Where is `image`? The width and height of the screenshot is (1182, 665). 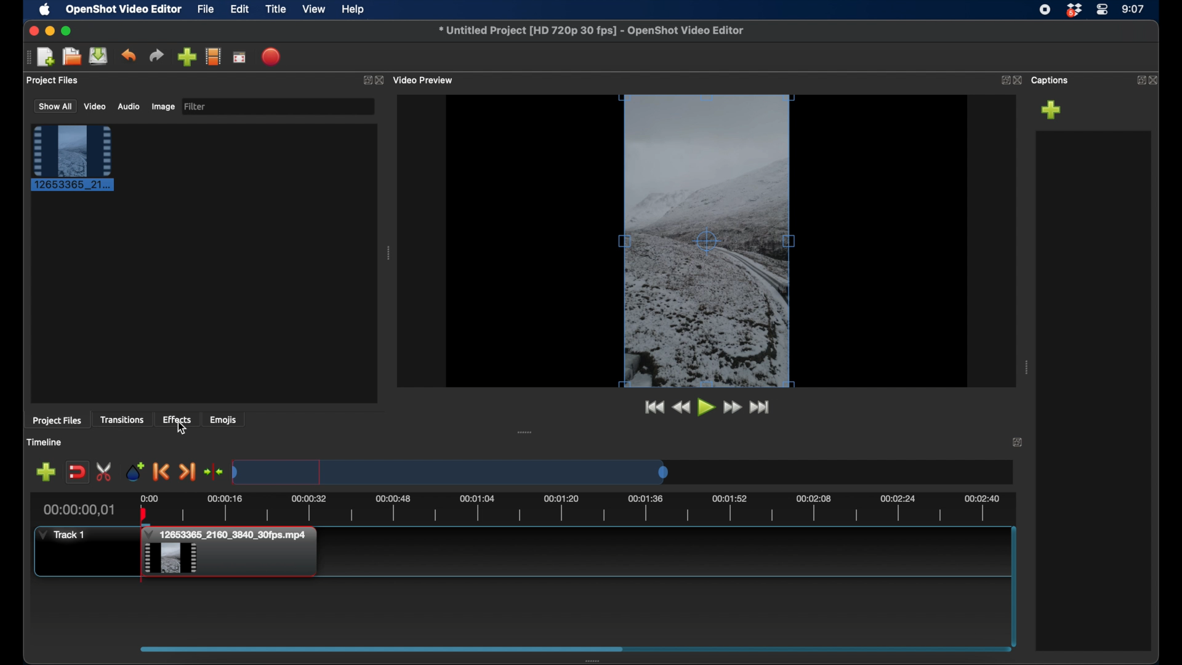
image is located at coordinates (163, 107).